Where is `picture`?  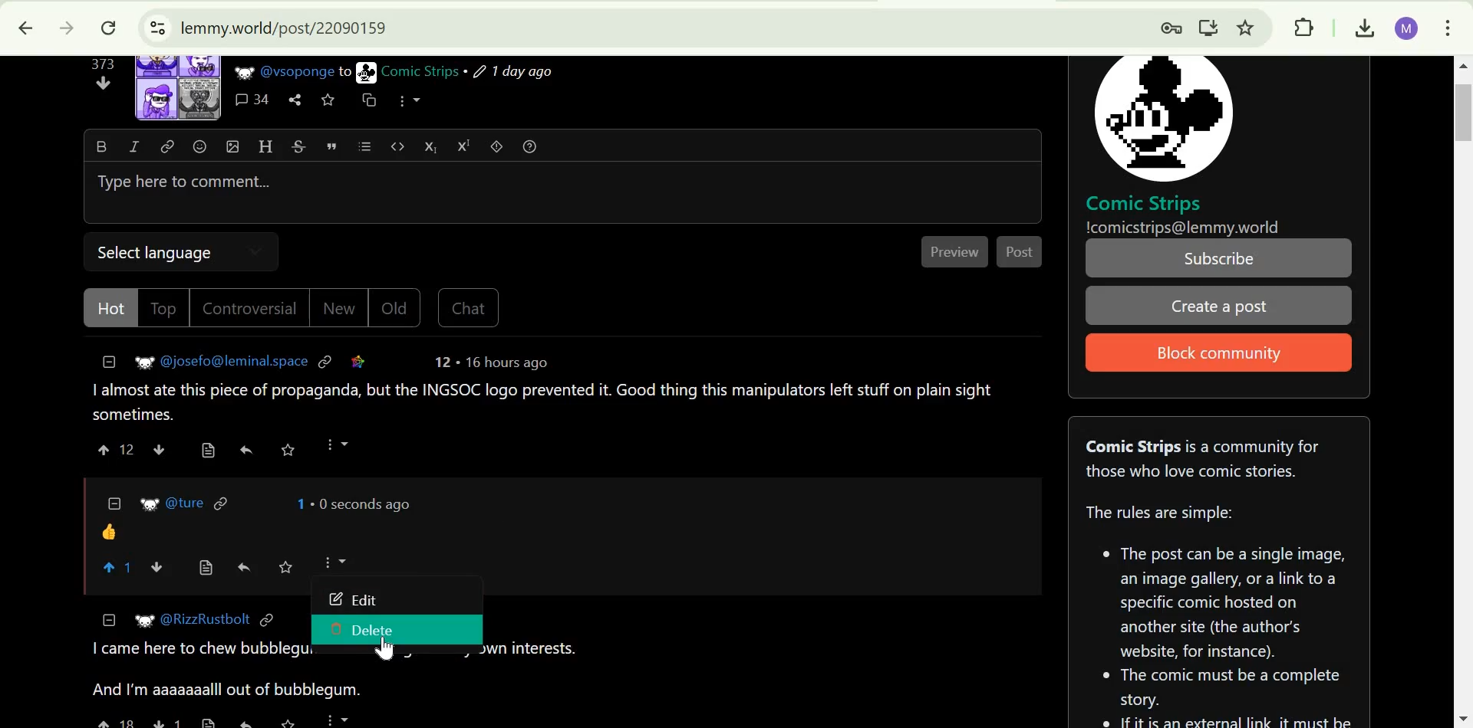
picture is located at coordinates (141, 621).